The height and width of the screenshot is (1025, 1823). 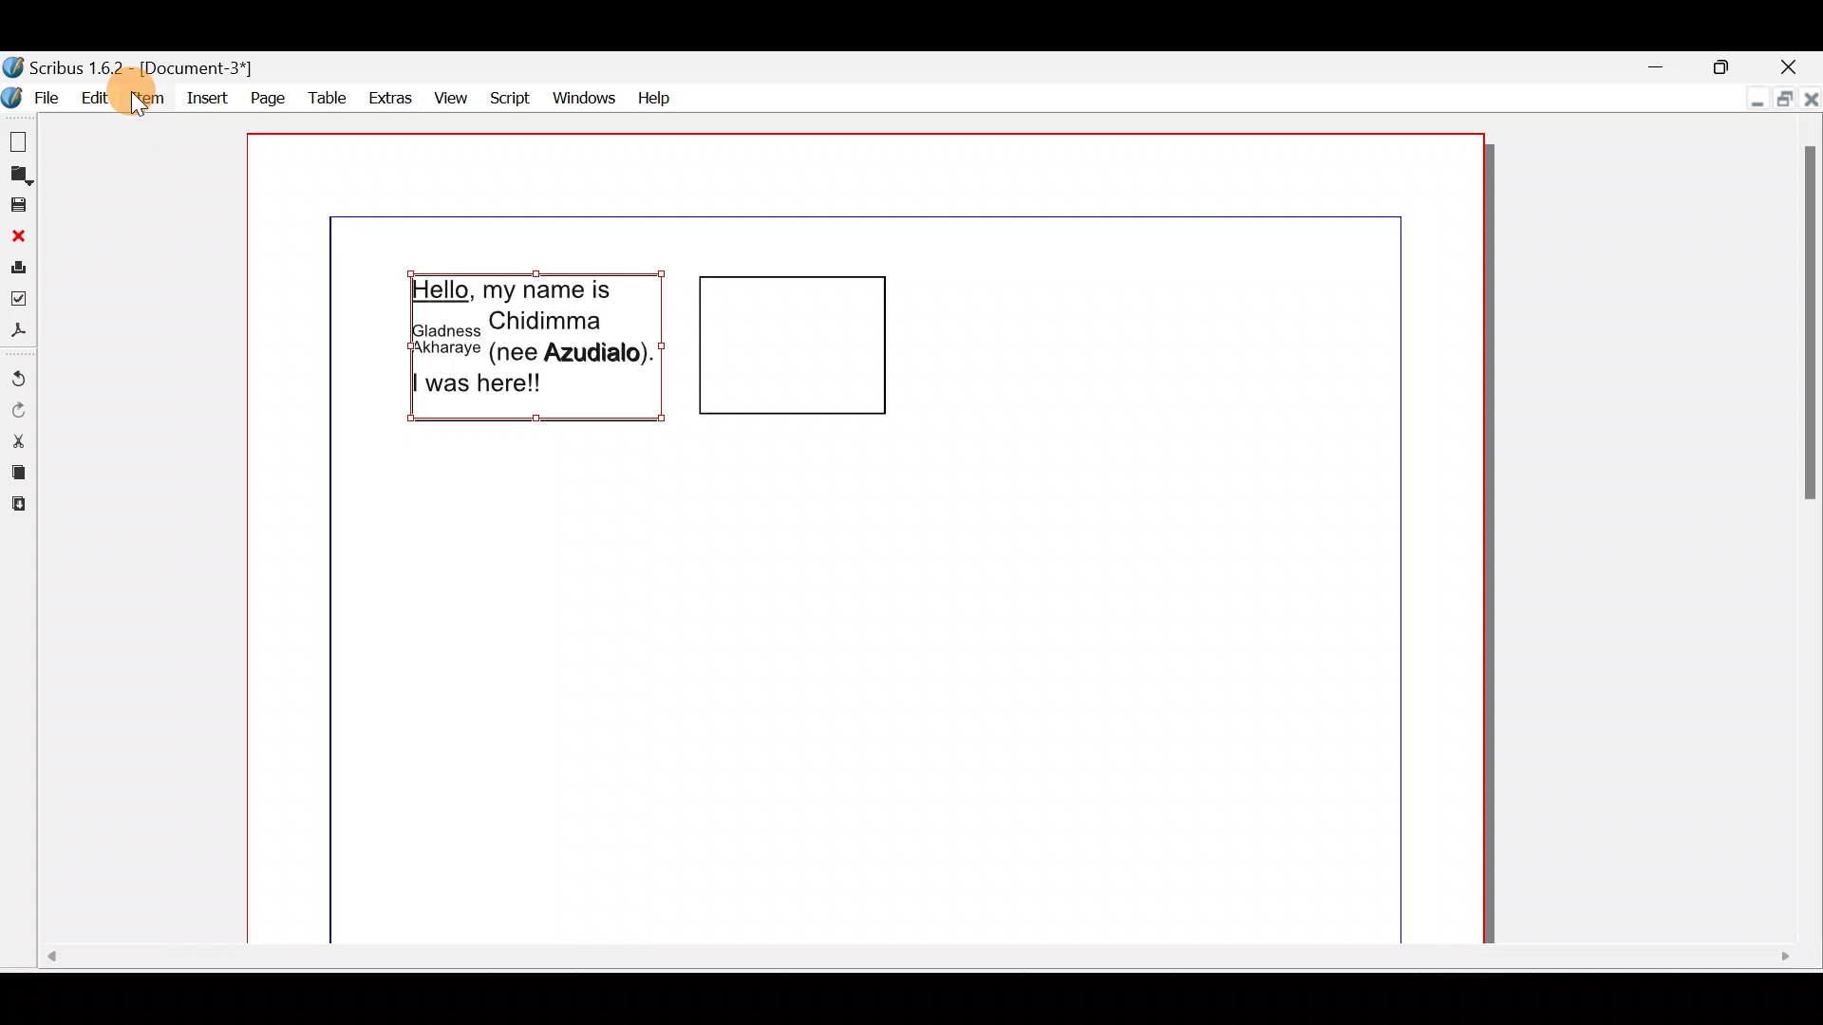 What do you see at coordinates (511, 95) in the screenshot?
I see `Script` at bounding box center [511, 95].